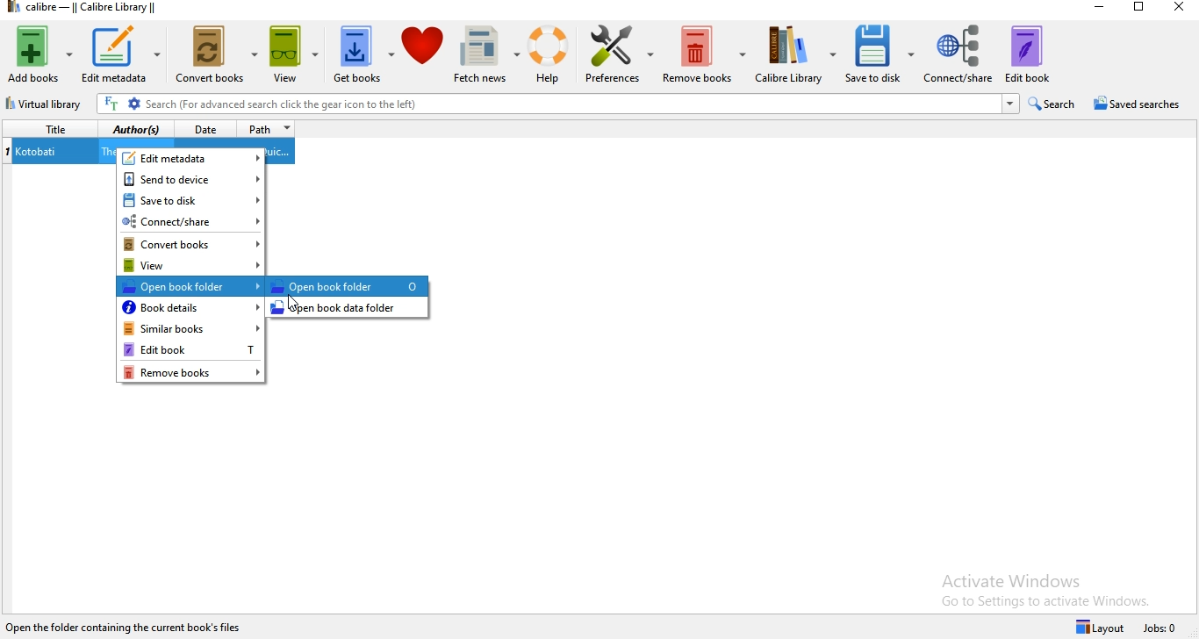  Describe the element at coordinates (351, 310) in the screenshot. I see `open book data folder` at that location.